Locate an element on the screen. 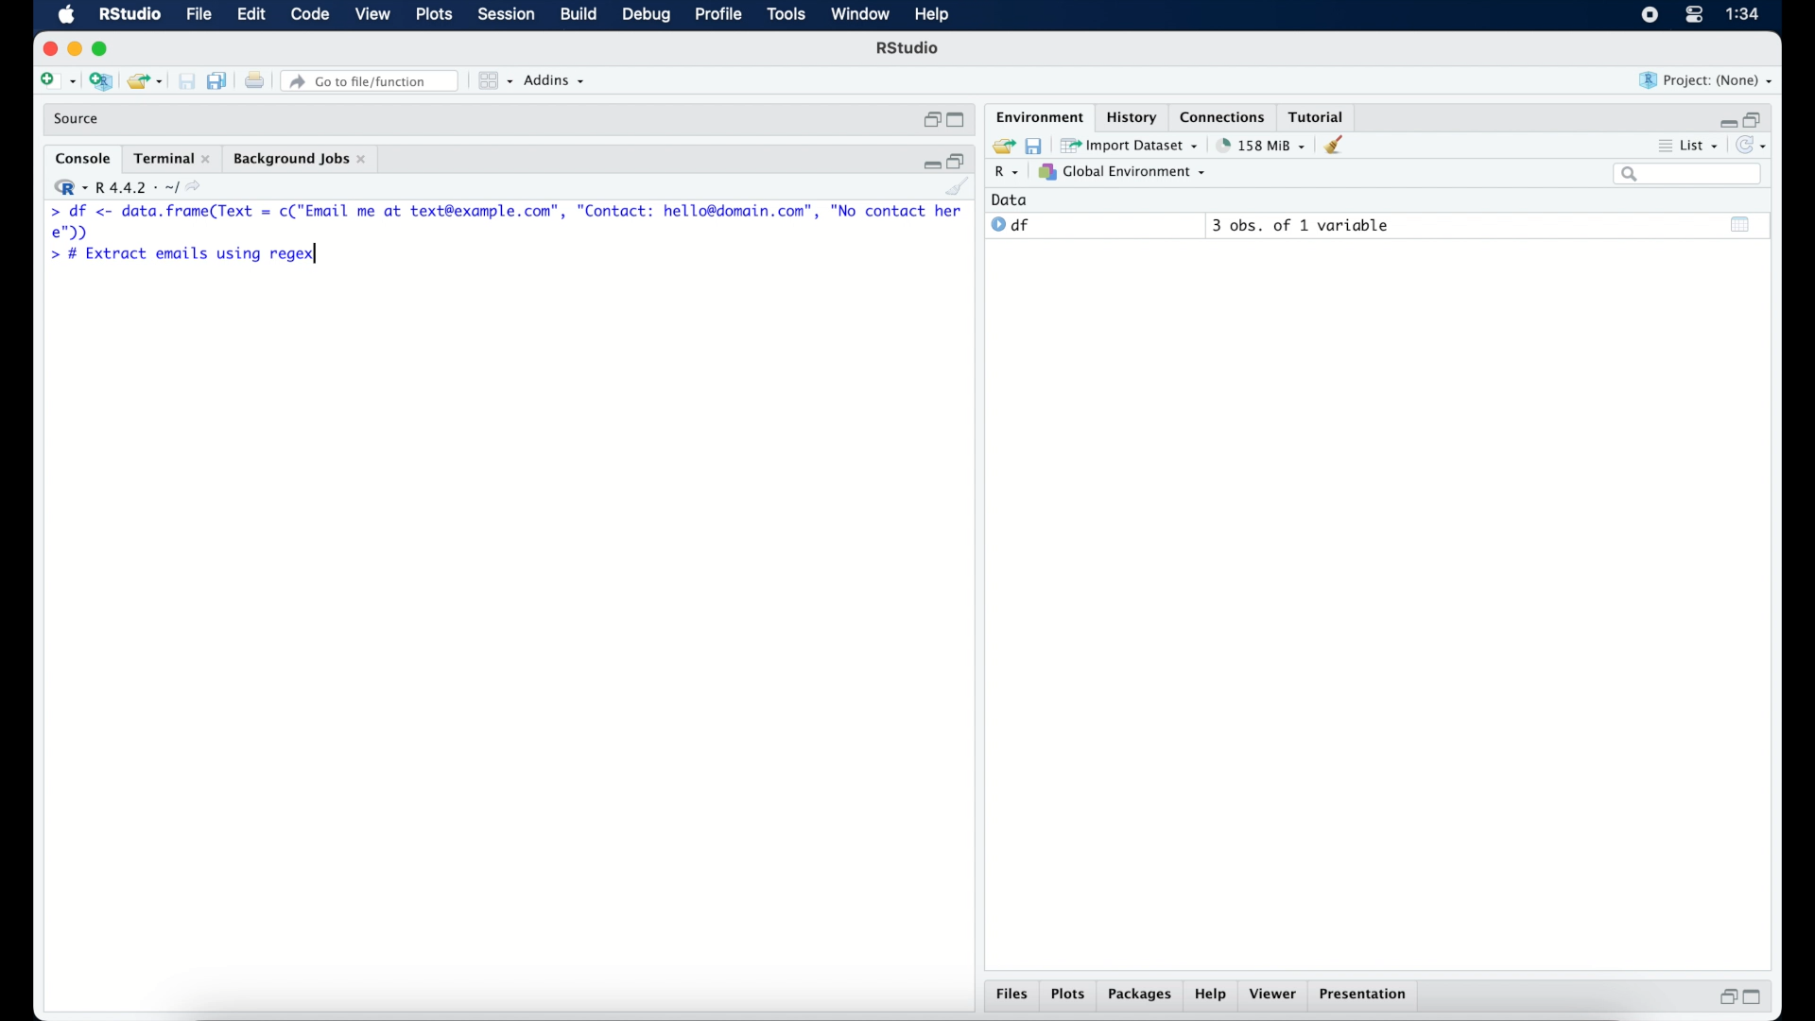 The height and width of the screenshot is (1021, 1815). screen recorder icon is located at coordinates (1649, 15).